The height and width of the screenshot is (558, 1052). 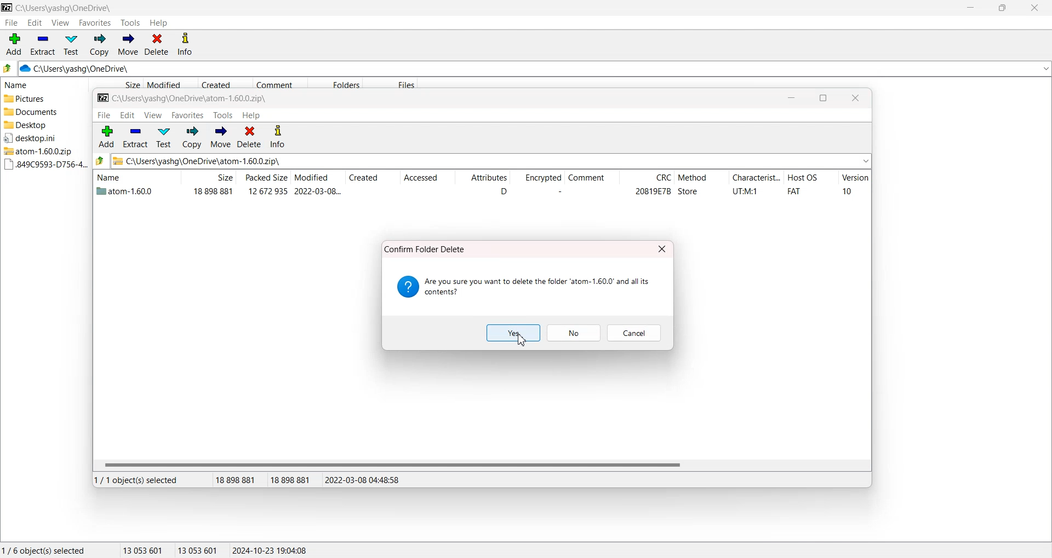 I want to click on Close, so click(x=1033, y=8).